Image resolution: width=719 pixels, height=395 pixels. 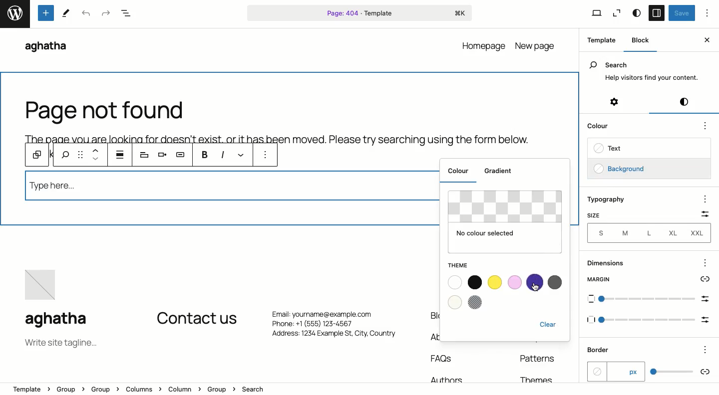 I want to click on Colour, so click(x=458, y=172).